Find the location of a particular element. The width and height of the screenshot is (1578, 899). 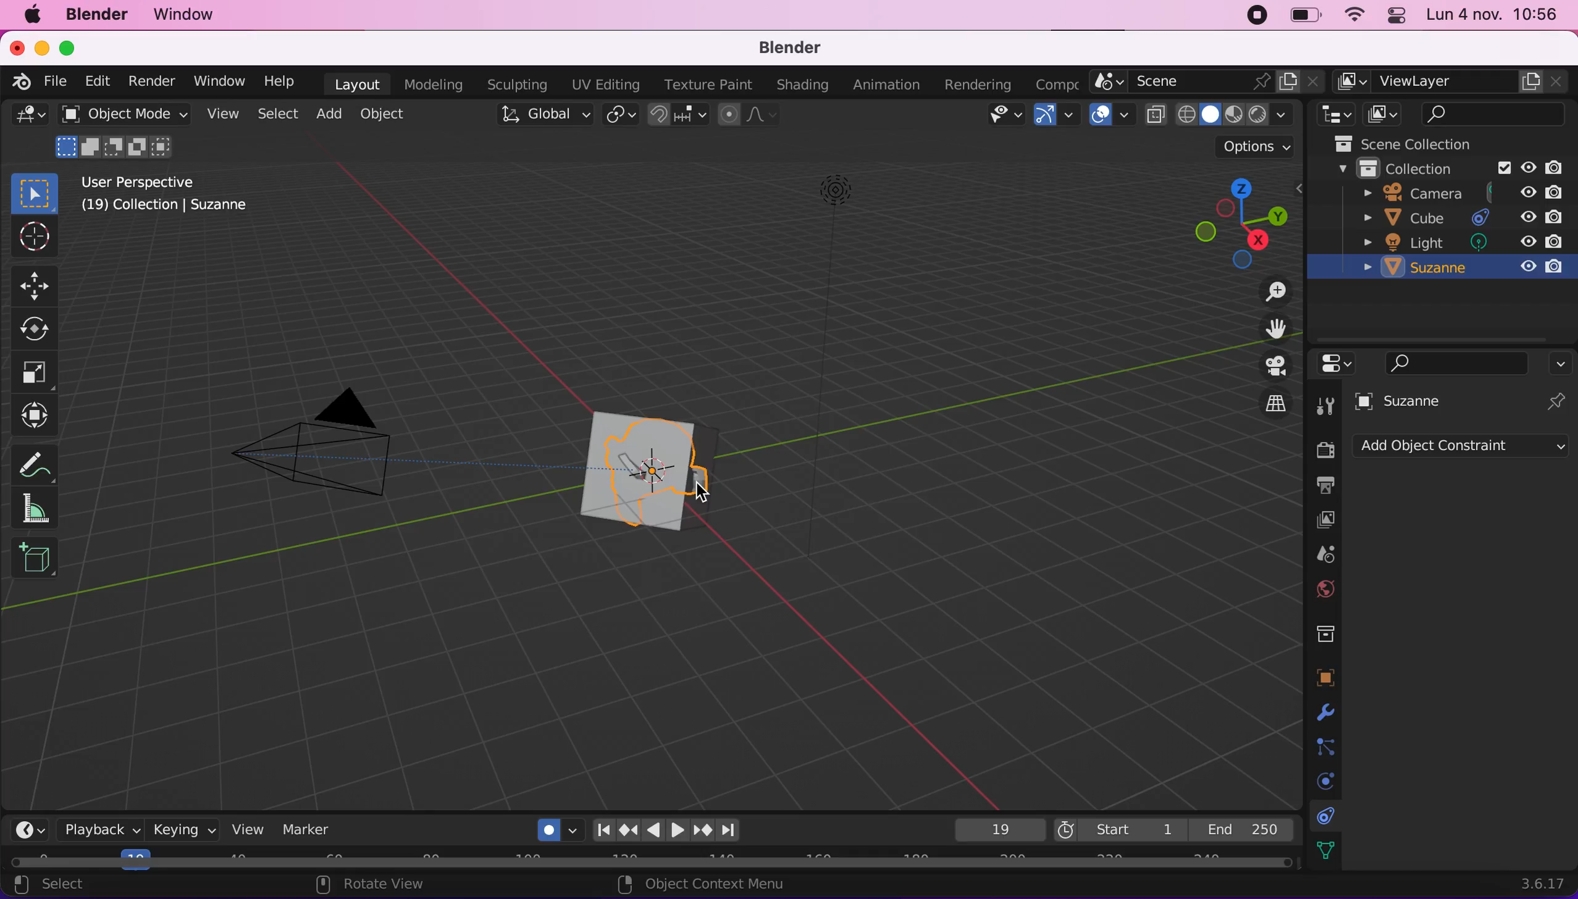

time and date is located at coordinates (1492, 17).